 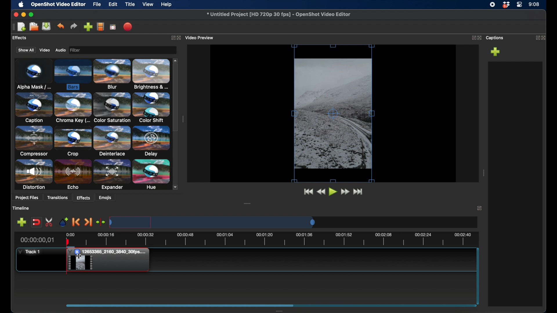 I want to click on filename, so click(x=278, y=14).